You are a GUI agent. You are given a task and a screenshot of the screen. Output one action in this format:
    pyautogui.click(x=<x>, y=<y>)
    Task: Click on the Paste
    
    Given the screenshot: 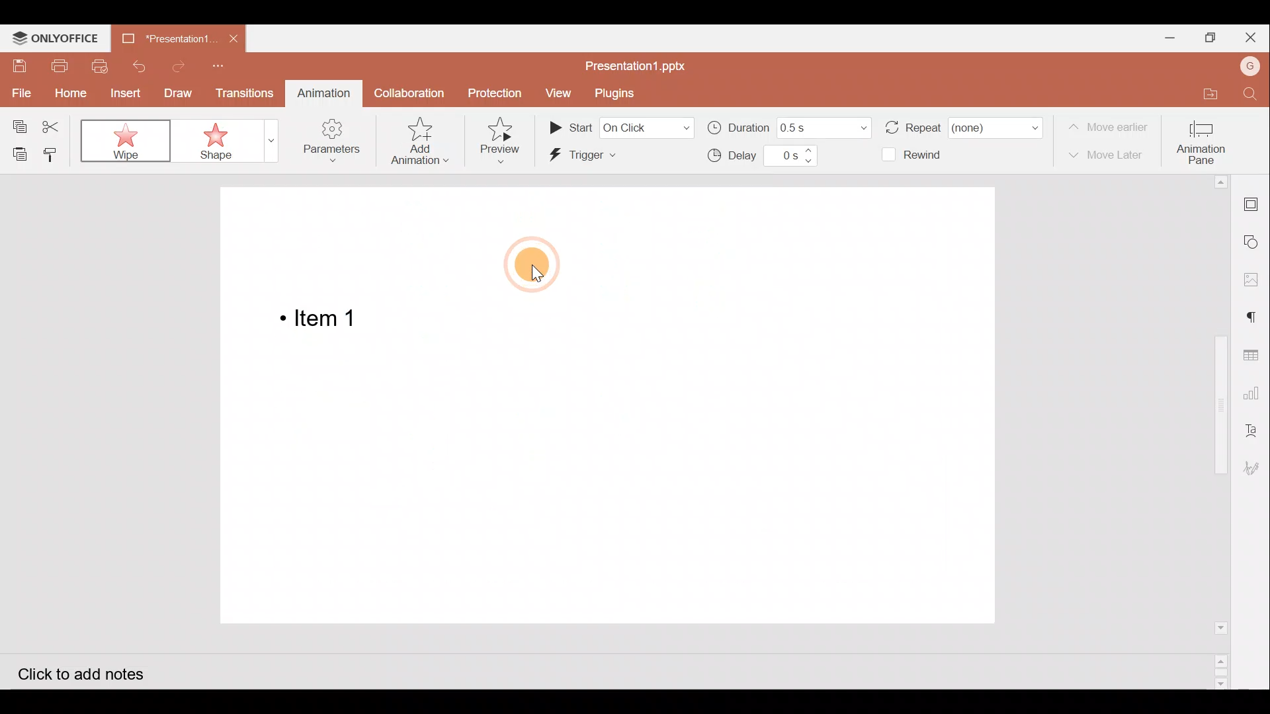 What is the action you would take?
    pyautogui.click(x=19, y=153)
    